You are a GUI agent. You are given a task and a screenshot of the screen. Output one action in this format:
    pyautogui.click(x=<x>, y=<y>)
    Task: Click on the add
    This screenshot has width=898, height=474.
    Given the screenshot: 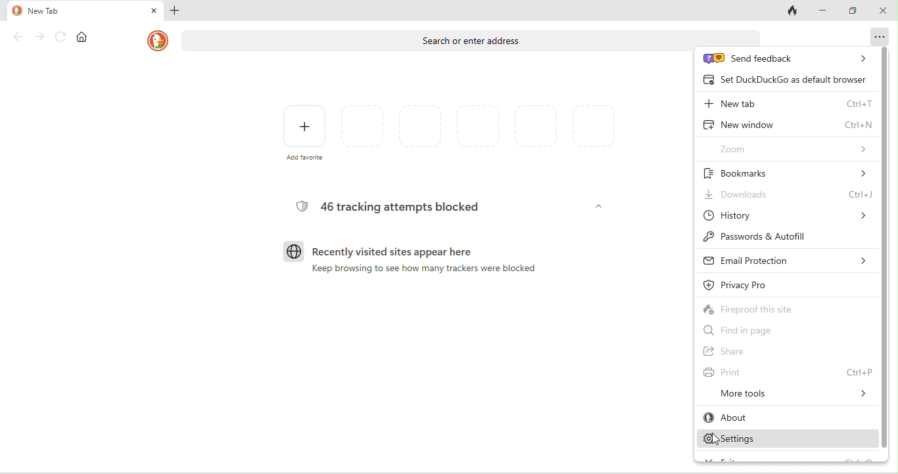 What is the action you would take?
    pyautogui.click(x=179, y=11)
    